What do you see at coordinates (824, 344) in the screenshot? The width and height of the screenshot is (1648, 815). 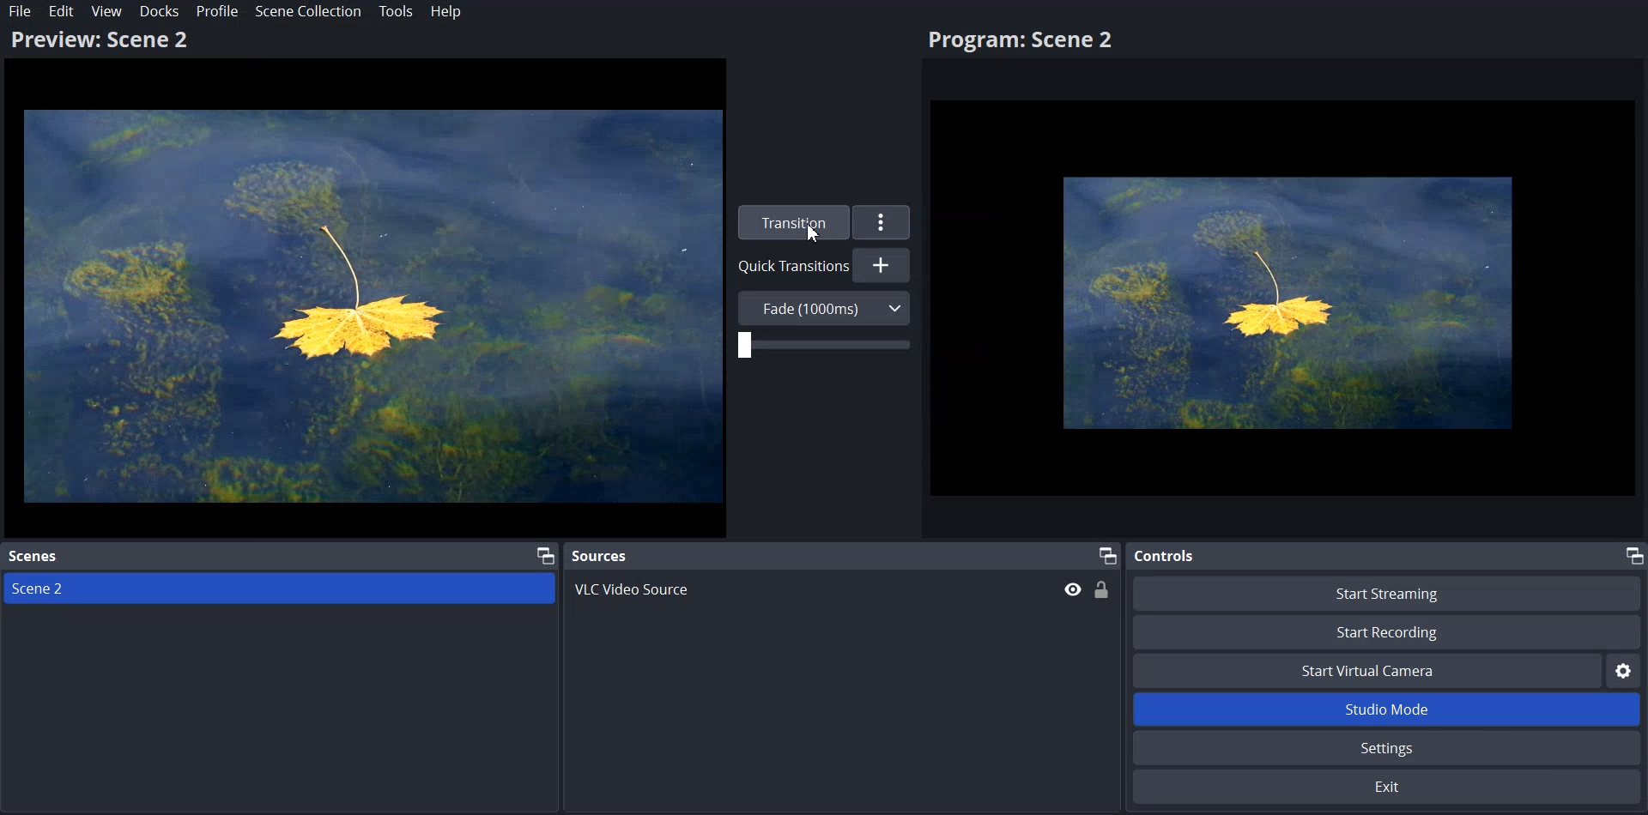 I see `Adjust Transition Duration` at bounding box center [824, 344].